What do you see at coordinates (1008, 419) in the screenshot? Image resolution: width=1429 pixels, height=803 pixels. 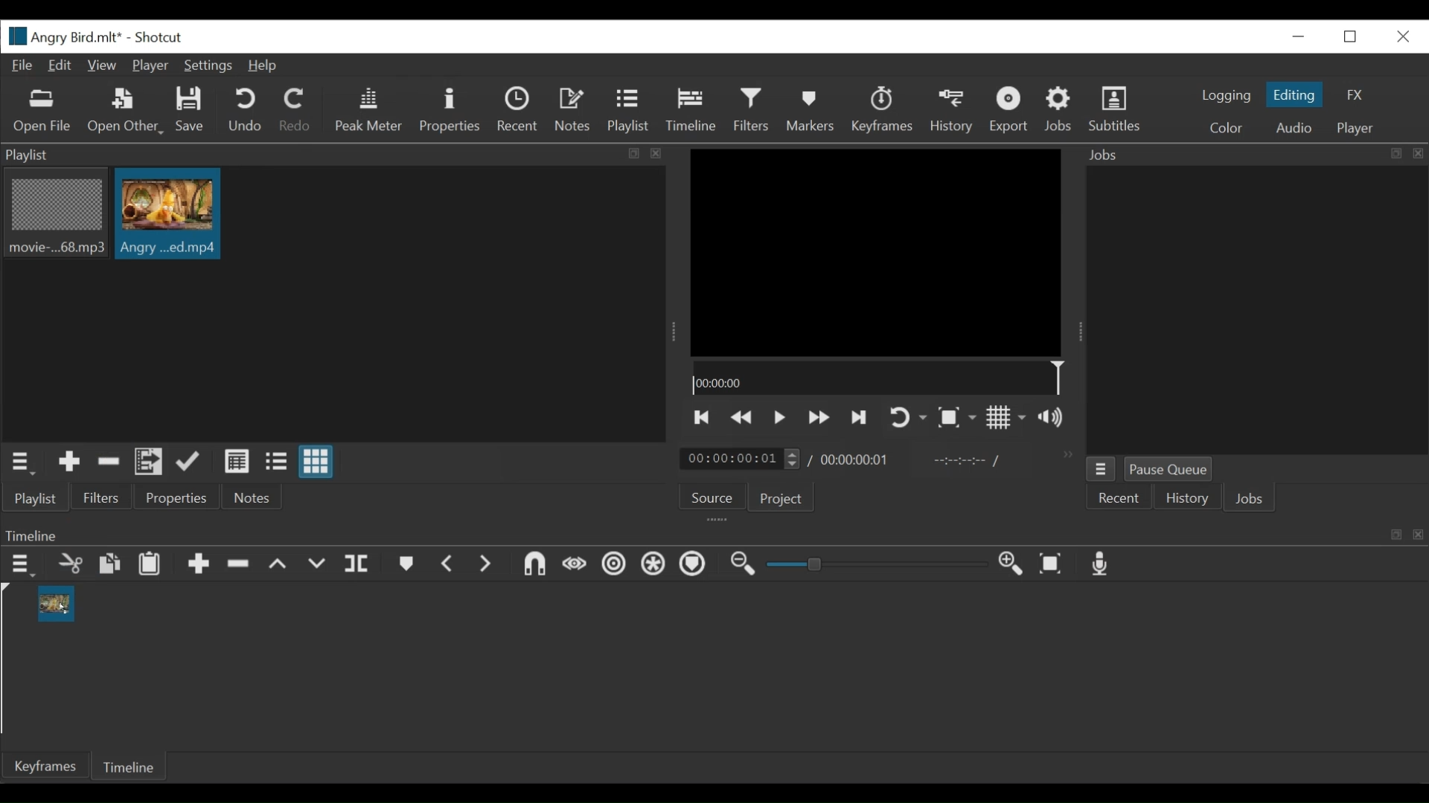 I see `Toggle display grid on player` at bounding box center [1008, 419].